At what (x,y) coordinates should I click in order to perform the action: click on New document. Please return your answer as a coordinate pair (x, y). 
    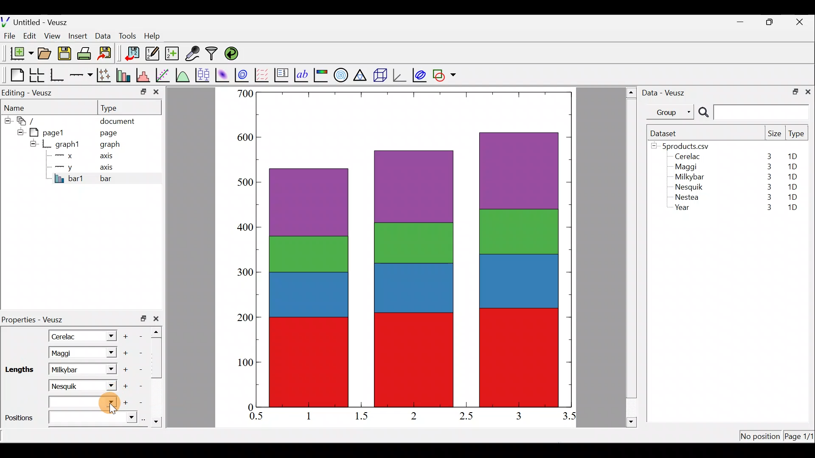
    Looking at the image, I should click on (18, 53).